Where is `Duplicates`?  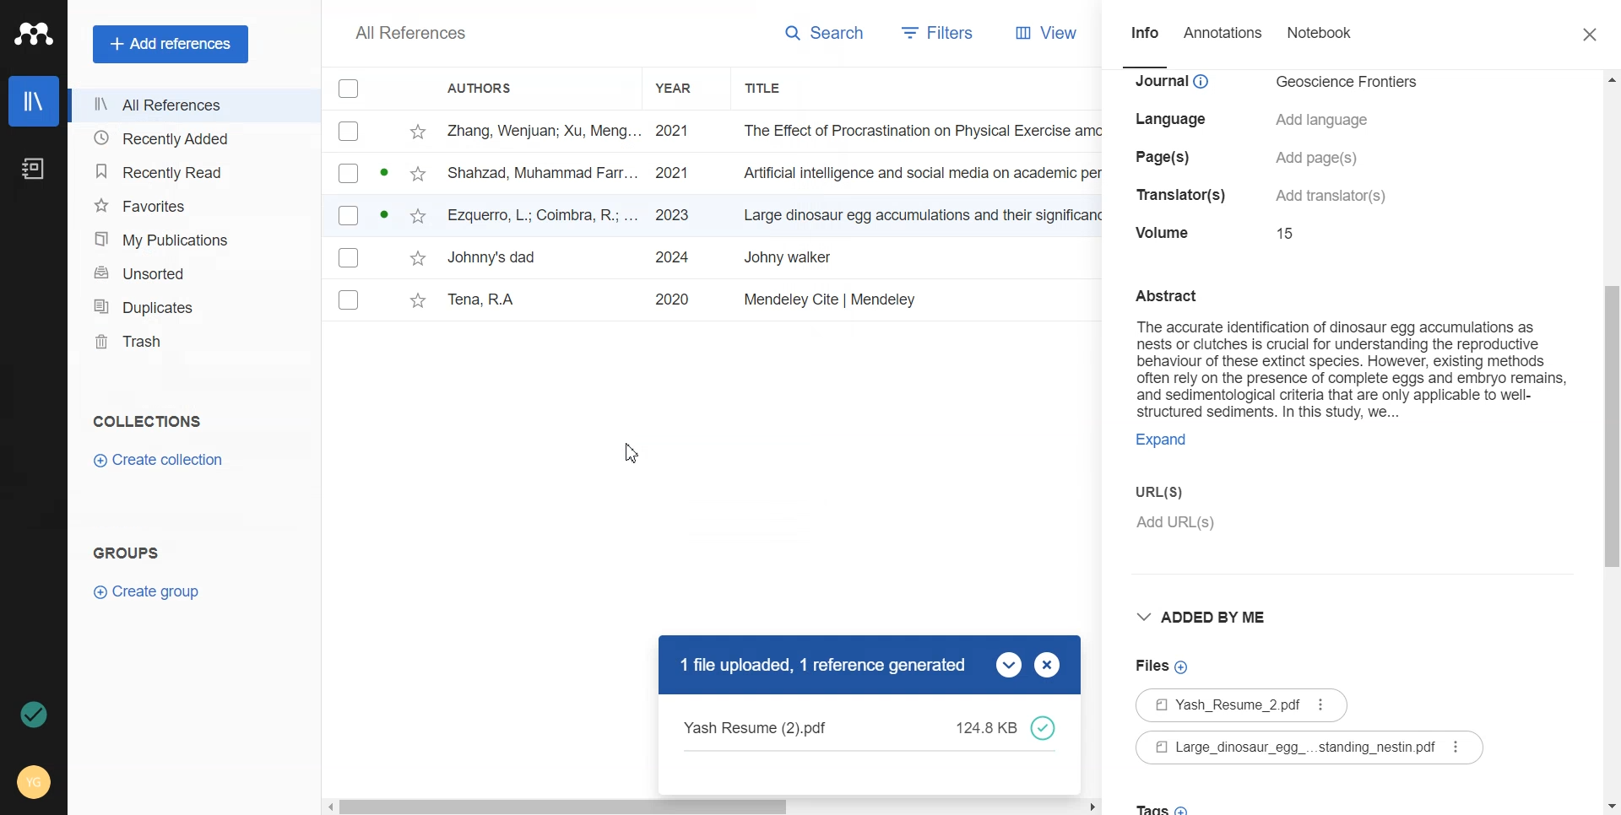 Duplicates is located at coordinates (192, 306).